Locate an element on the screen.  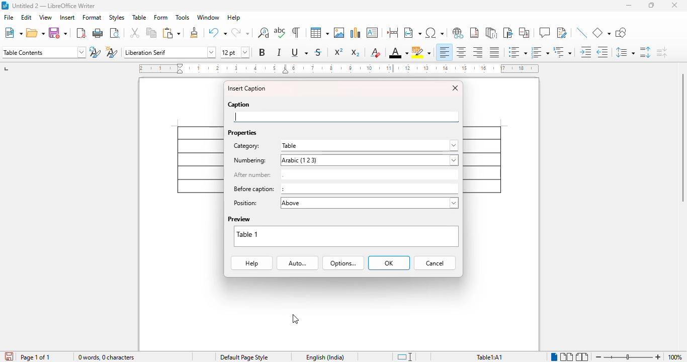
insert line is located at coordinates (582, 32).